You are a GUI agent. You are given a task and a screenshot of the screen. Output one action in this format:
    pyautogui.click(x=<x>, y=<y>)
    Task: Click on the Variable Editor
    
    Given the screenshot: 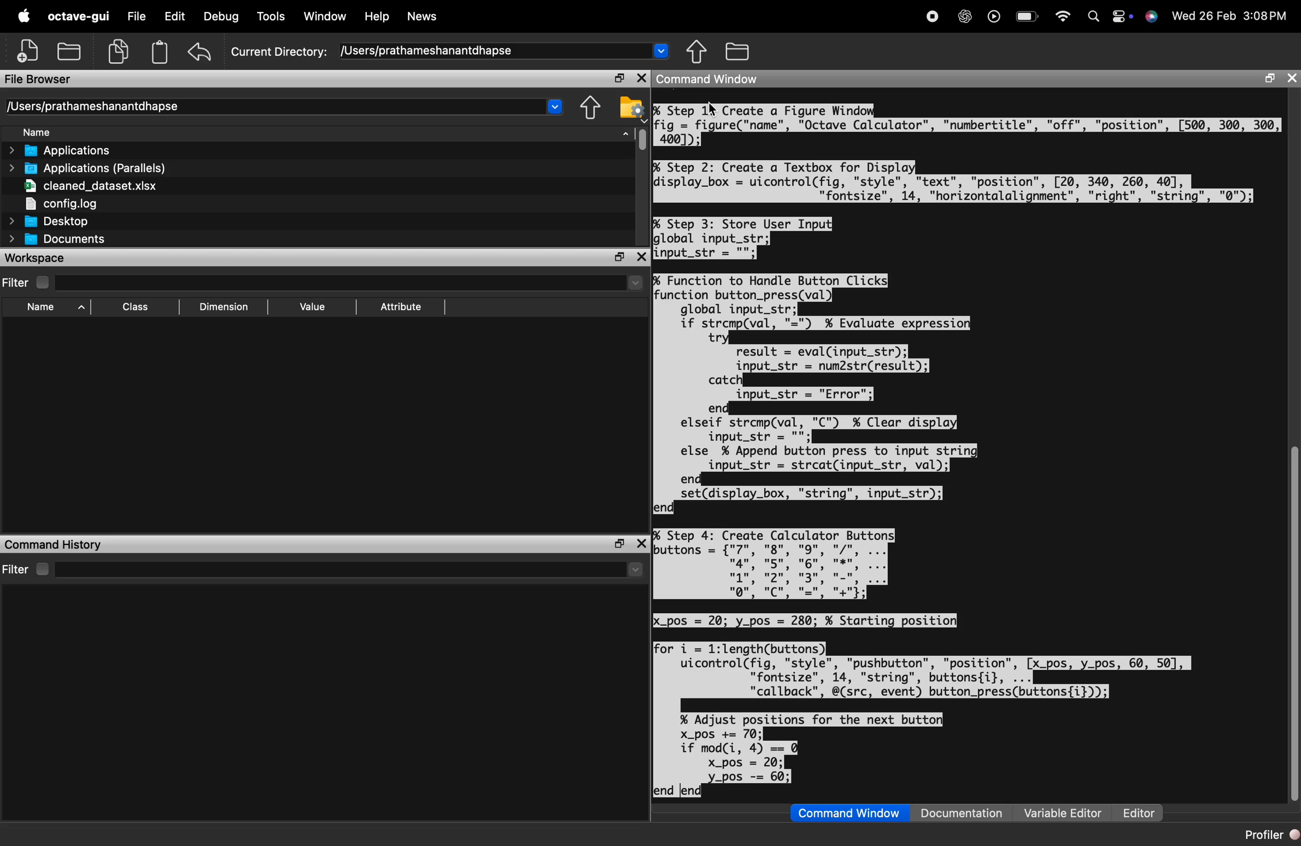 What is the action you would take?
    pyautogui.click(x=1060, y=814)
    